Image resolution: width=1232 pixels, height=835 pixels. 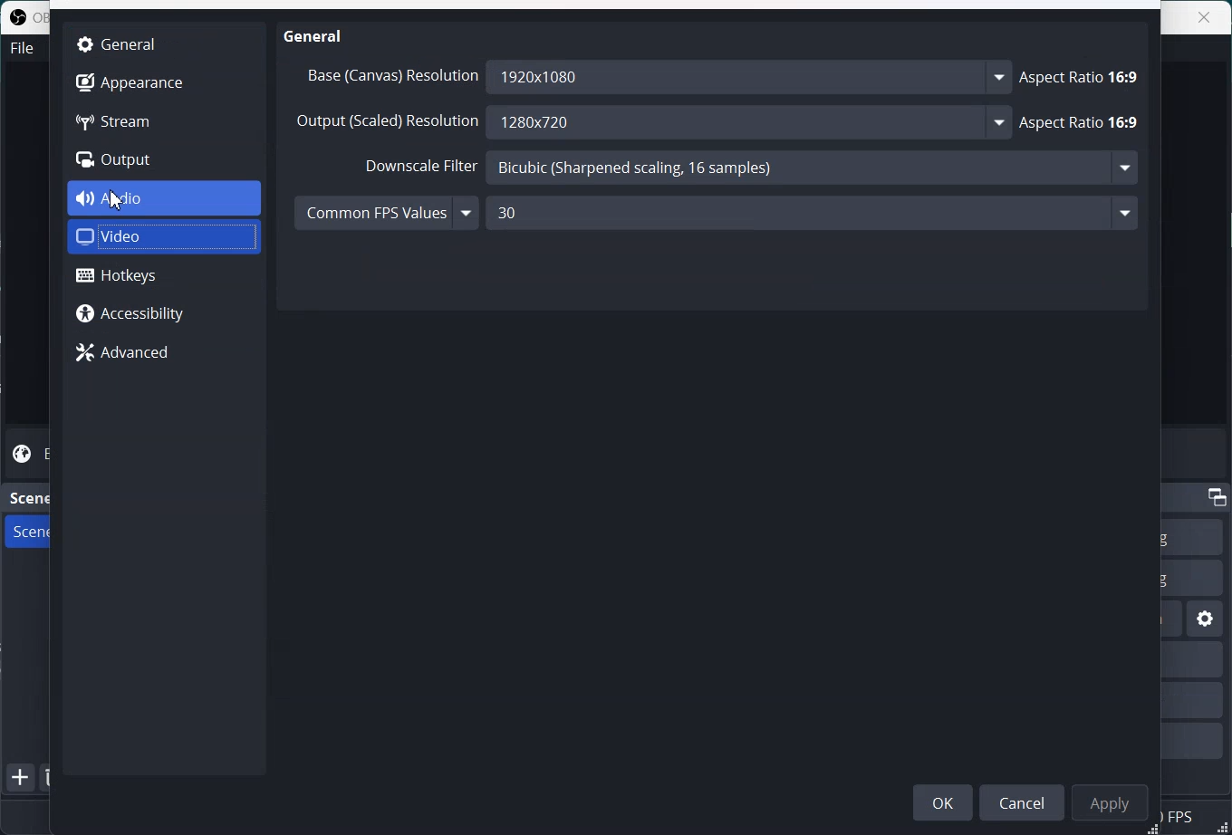 What do you see at coordinates (390, 121) in the screenshot?
I see `Output (scaled) Resolution` at bounding box center [390, 121].